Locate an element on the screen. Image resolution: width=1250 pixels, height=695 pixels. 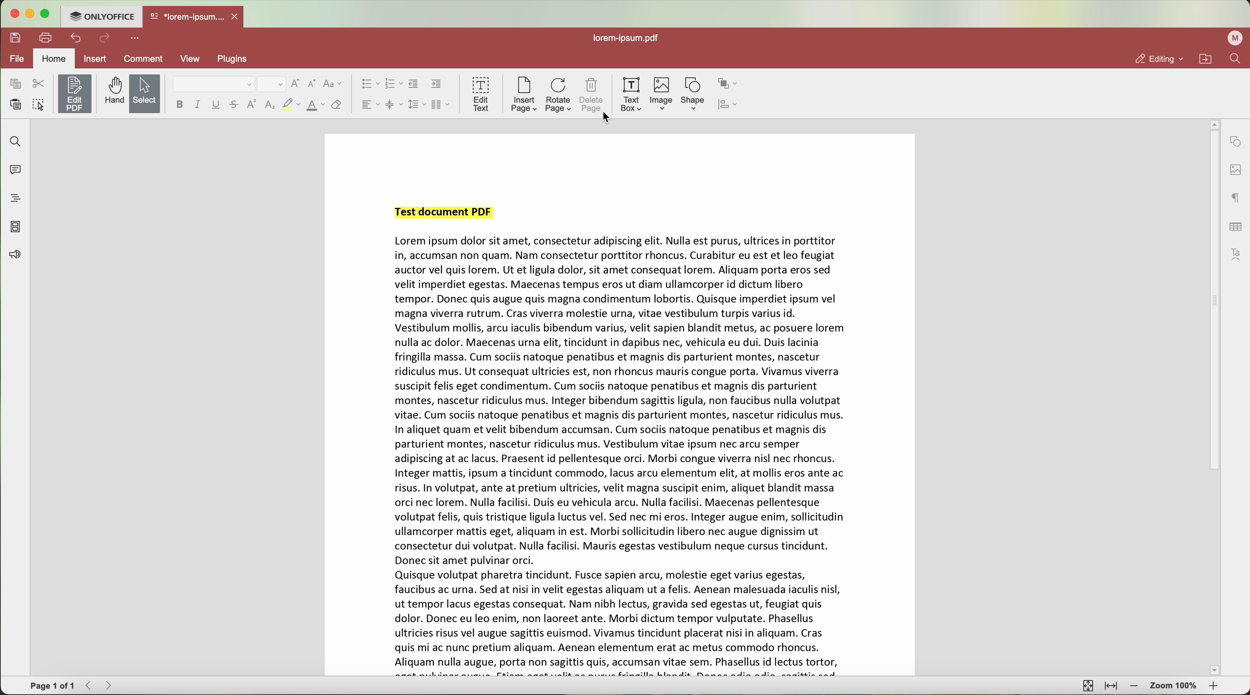
paragraph settings is located at coordinates (1235, 200).